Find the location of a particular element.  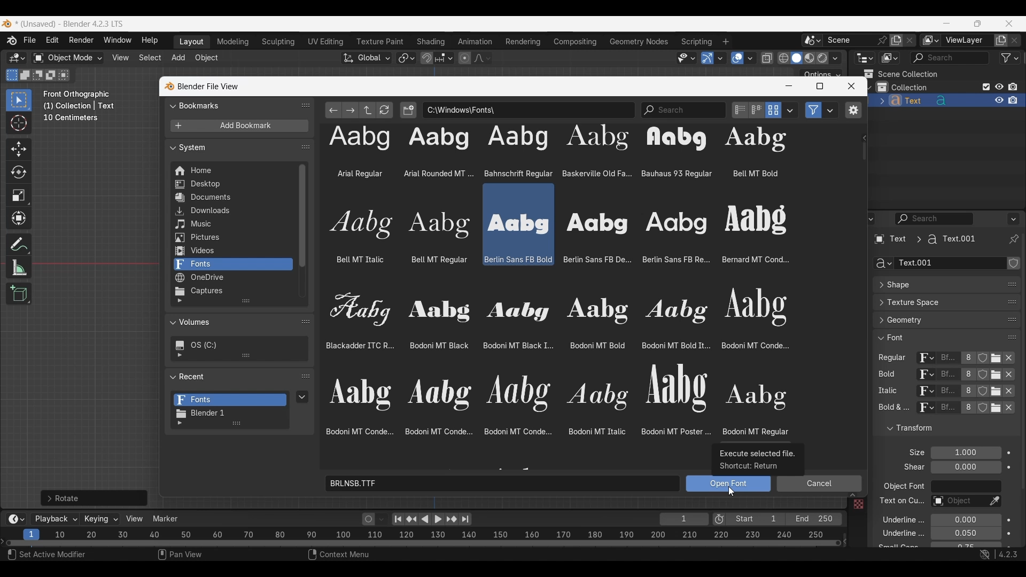

Jump to endpoint is located at coordinates (398, 519).